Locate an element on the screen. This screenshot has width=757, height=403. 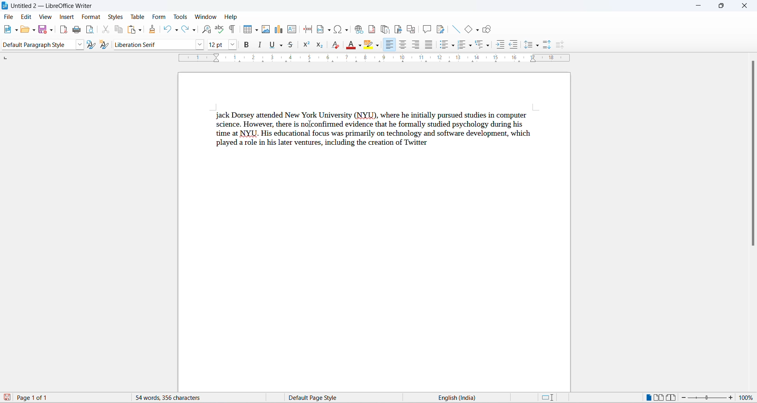
toggle formatting marks is located at coordinates (231, 30).